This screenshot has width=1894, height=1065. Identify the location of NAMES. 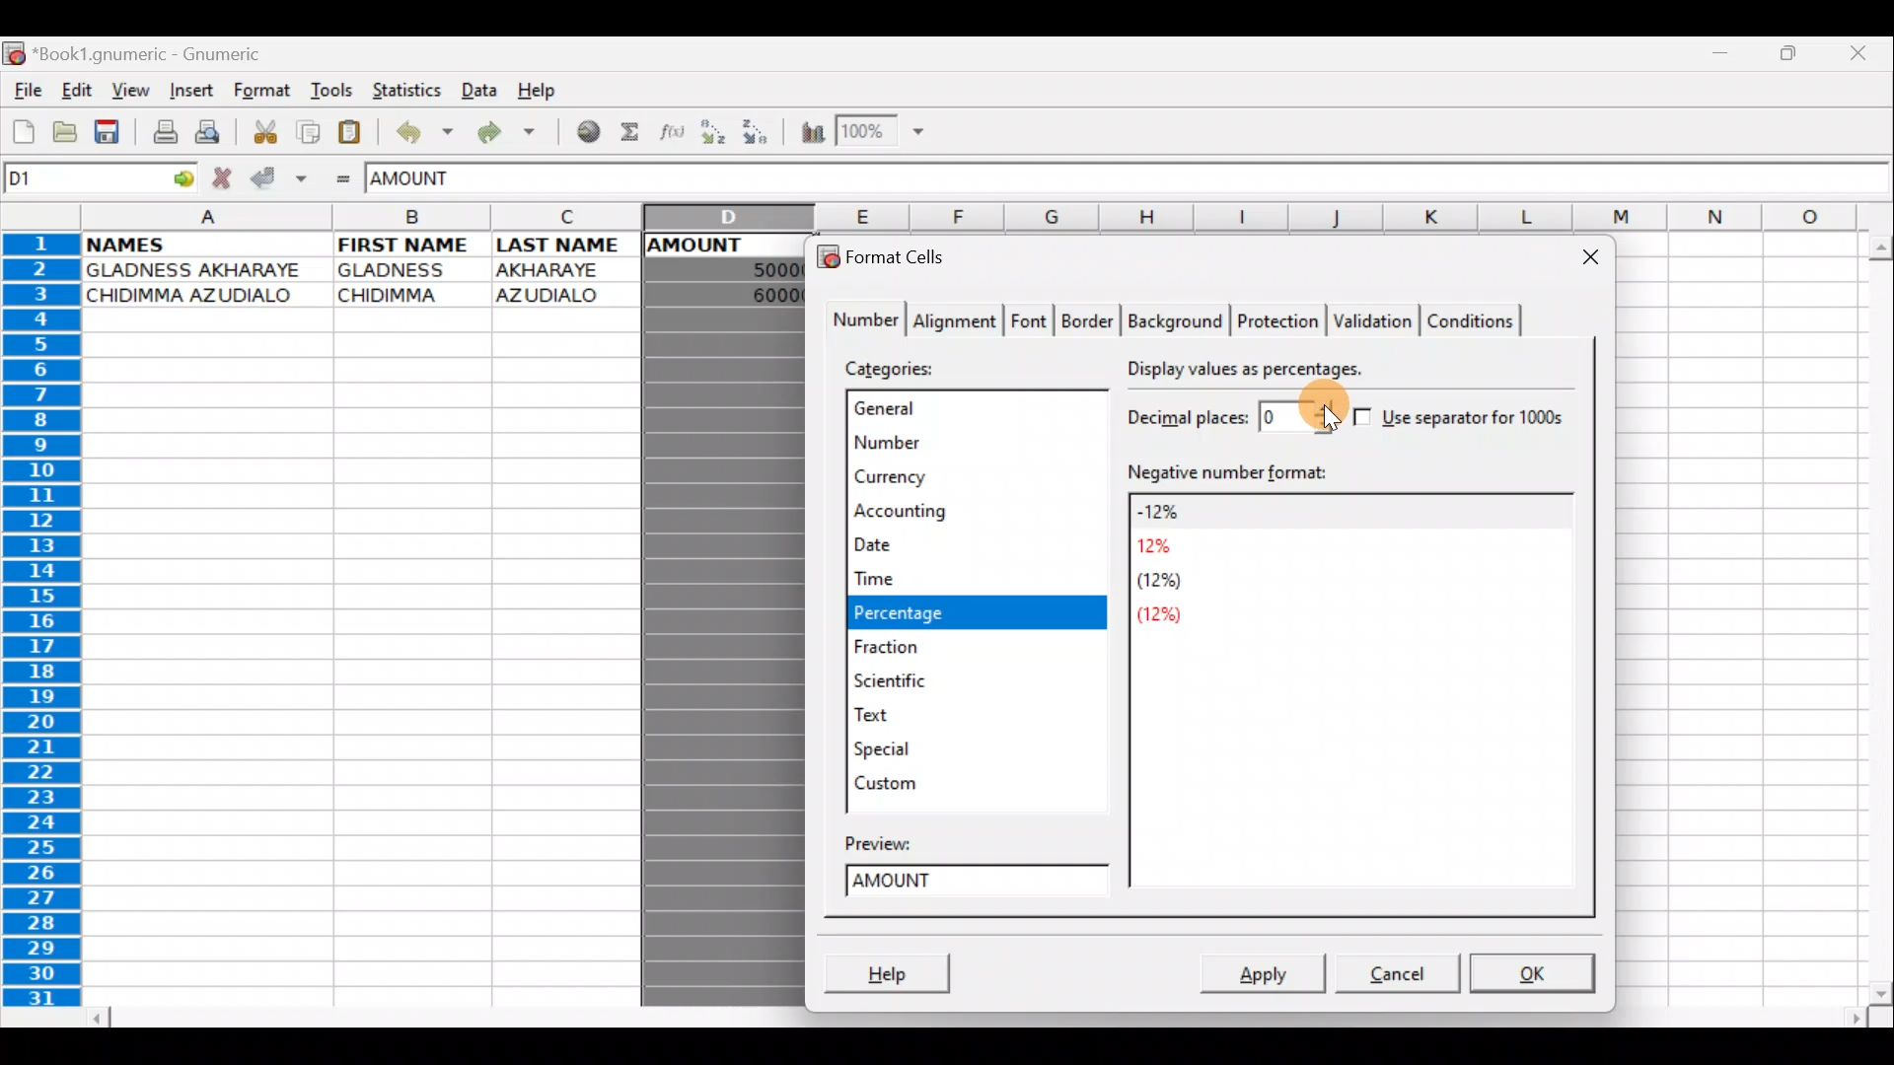
(156, 245).